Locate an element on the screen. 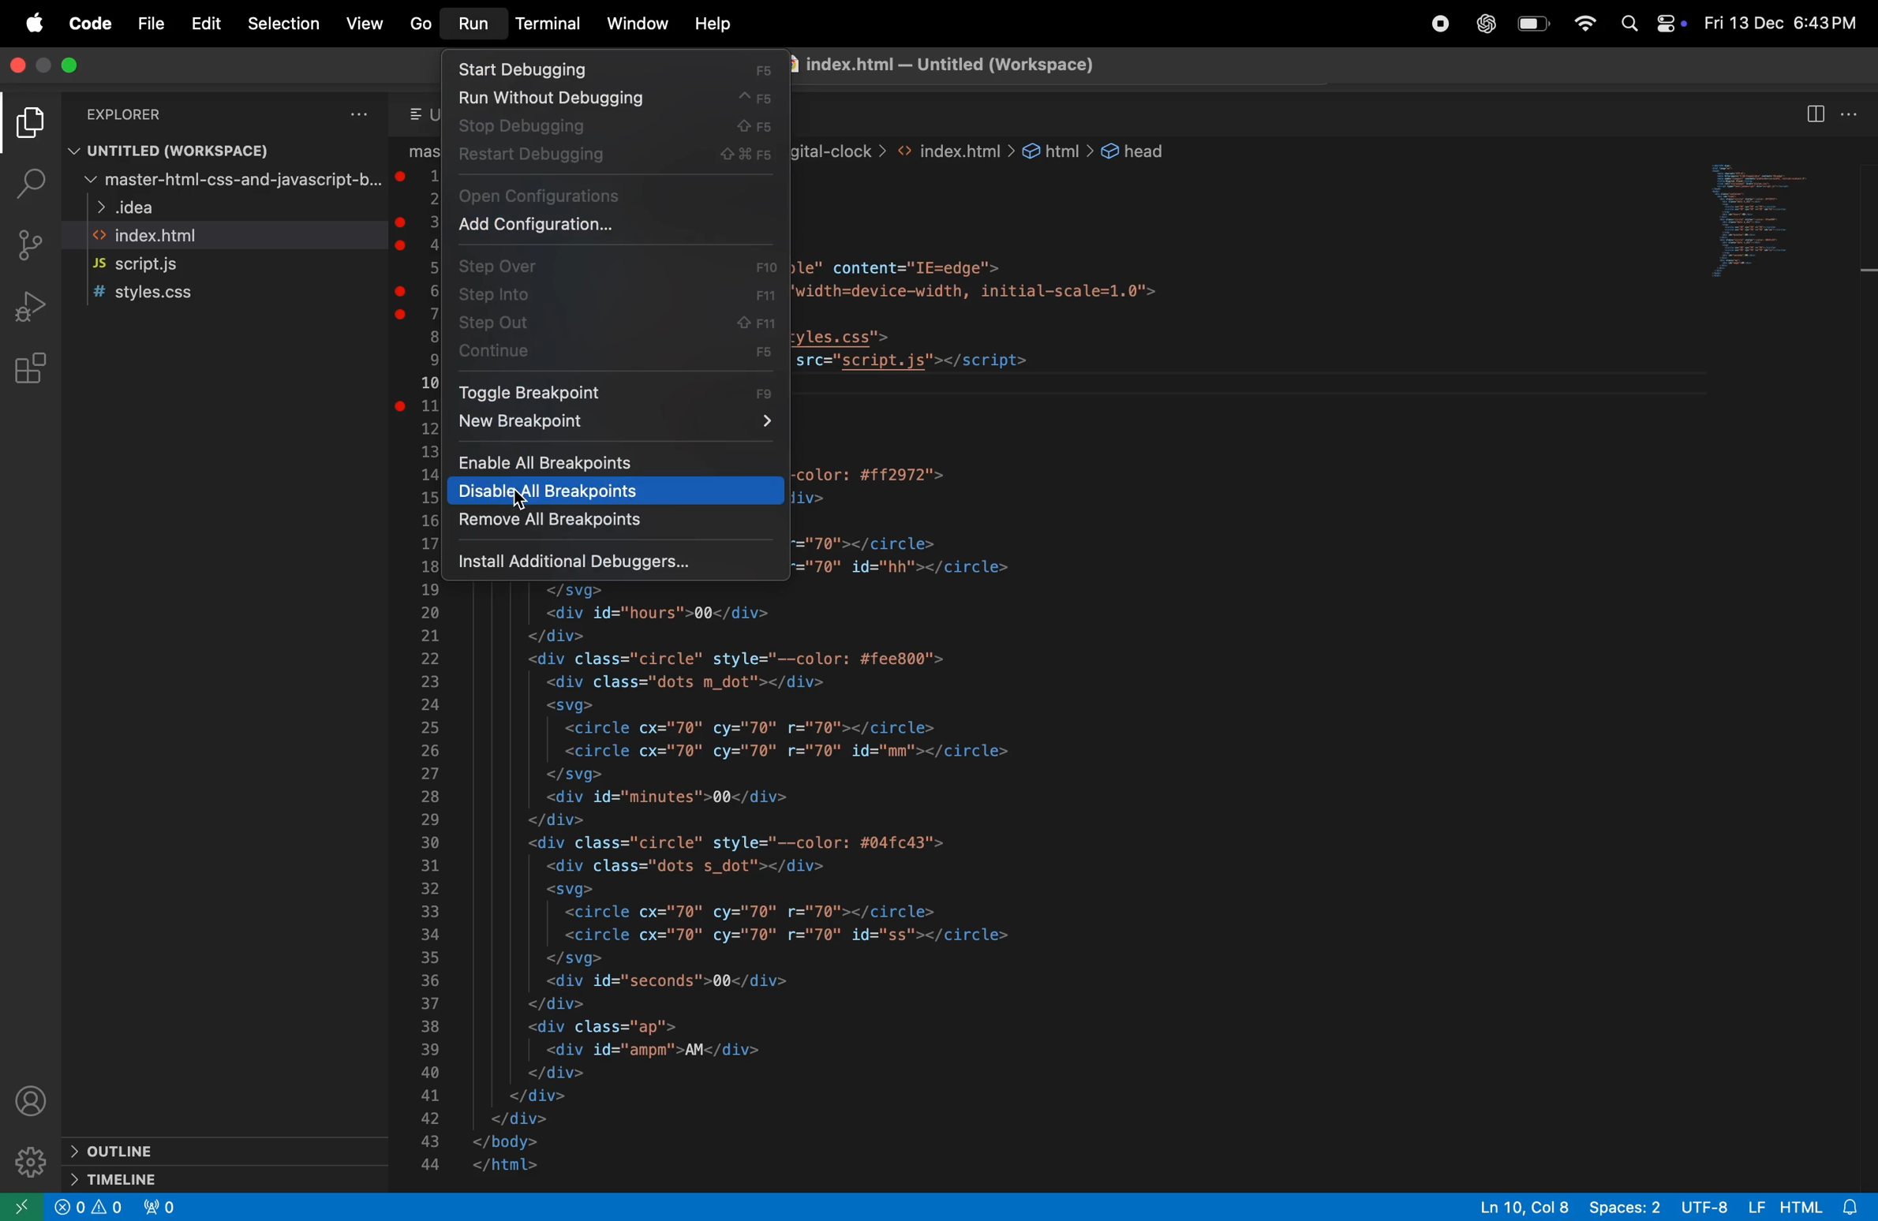 The height and width of the screenshot is (1221, 1878). record is located at coordinates (1444, 23).